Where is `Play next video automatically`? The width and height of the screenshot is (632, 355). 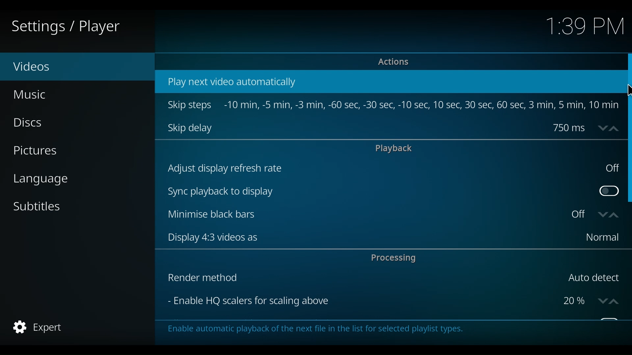 Play next video automatically is located at coordinates (236, 83).